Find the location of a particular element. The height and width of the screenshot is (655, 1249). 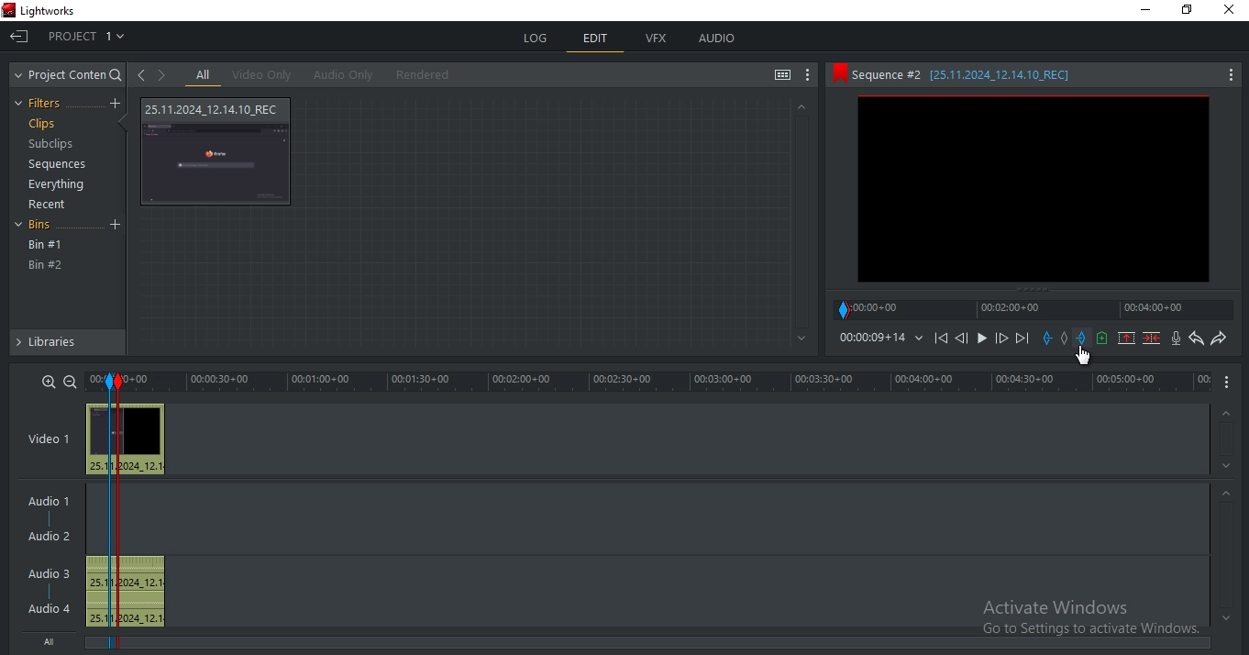

audio is located at coordinates (717, 39).